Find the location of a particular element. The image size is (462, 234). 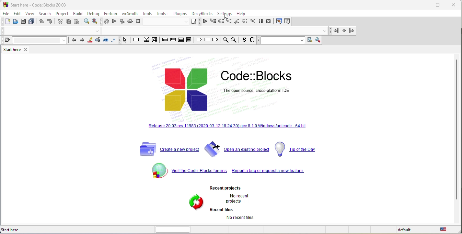

build is located at coordinates (80, 14).